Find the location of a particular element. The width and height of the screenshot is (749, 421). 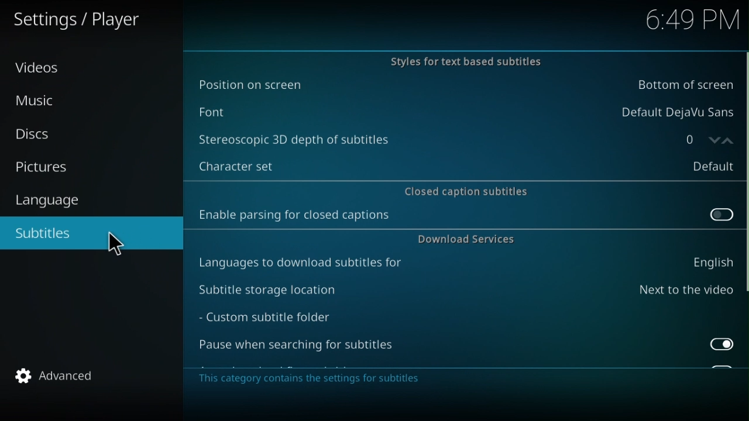

Settings/player is located at coordinates (90, 20).